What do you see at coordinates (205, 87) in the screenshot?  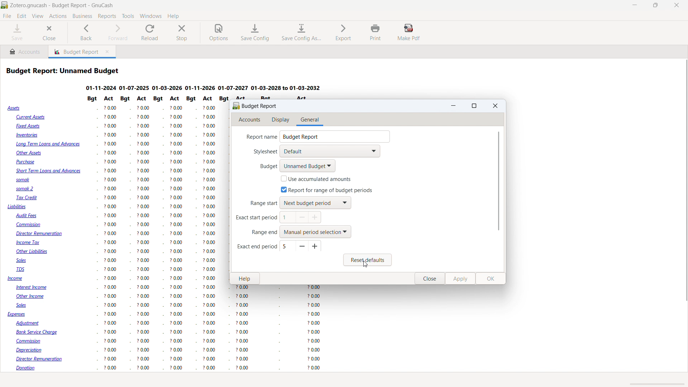 I see `timelines` at bounding box center [205, 87].